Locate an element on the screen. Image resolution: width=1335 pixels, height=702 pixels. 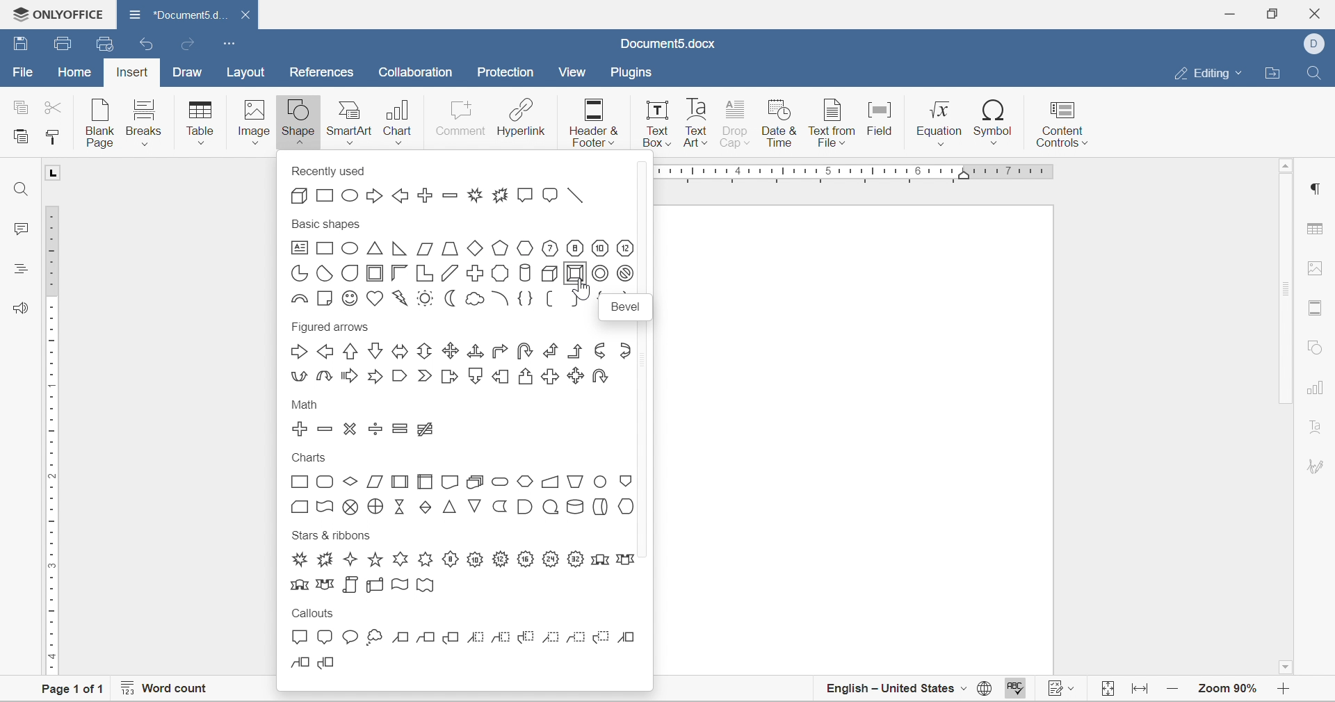
document5.docx is located at coordinates (665, 42).